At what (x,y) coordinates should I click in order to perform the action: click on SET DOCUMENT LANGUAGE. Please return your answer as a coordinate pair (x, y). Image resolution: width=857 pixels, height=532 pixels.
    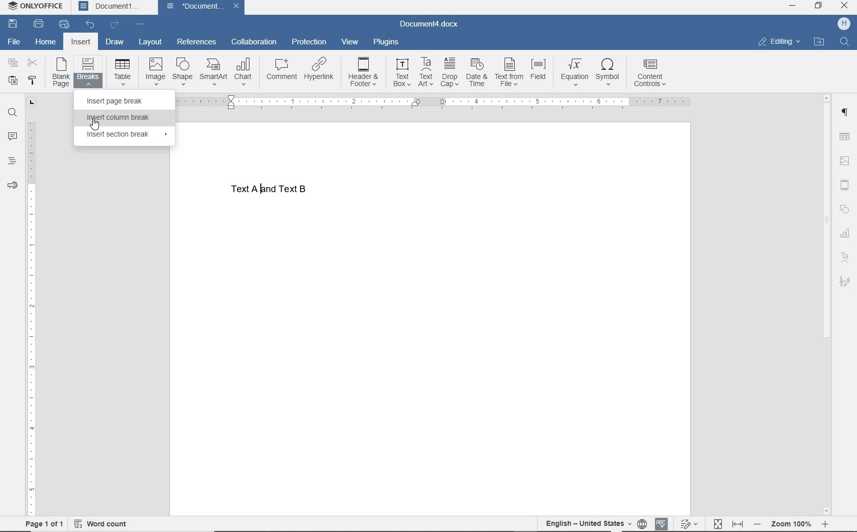
    Looking at the image, I should click on (642, 522).